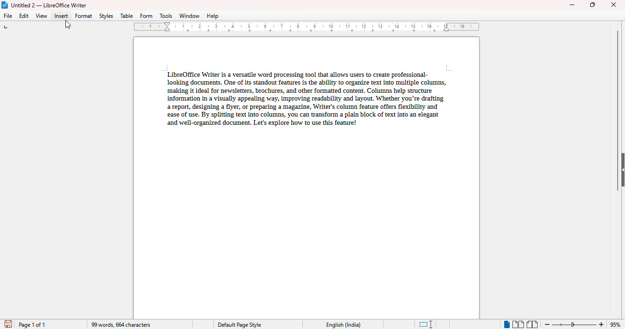  Describe the element at coordinates (25, 16) in the screenshot. I see `edit` at that location.